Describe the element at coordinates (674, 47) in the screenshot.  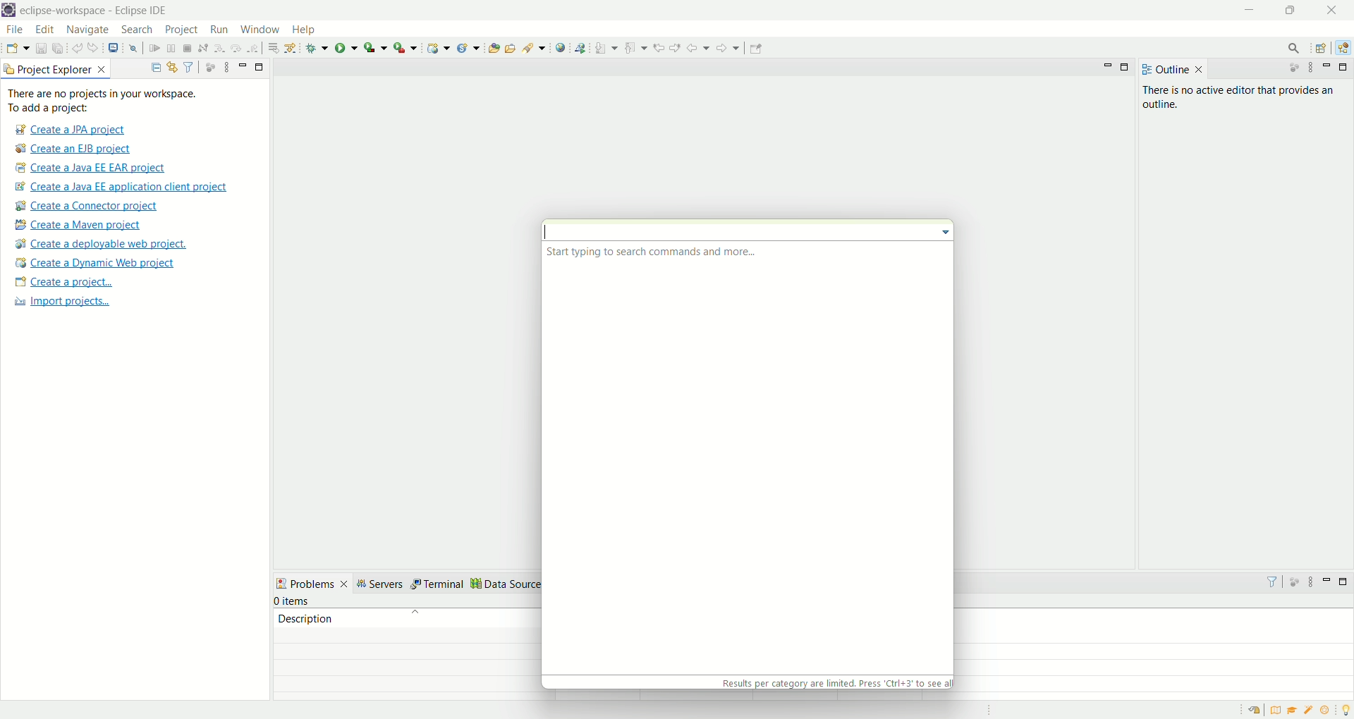
I see `next edit location` at that location.